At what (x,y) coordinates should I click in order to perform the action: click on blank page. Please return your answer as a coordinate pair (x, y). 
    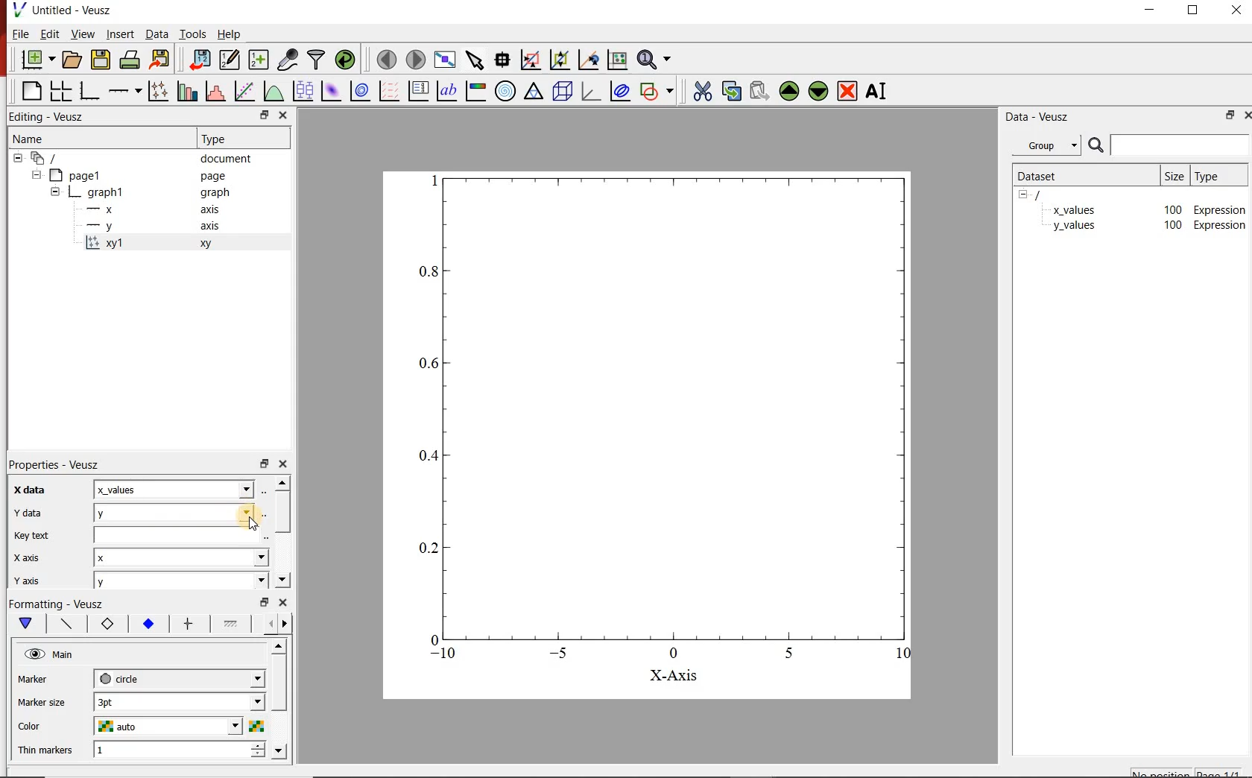
    Looking at the image, I should click on (31, 91).